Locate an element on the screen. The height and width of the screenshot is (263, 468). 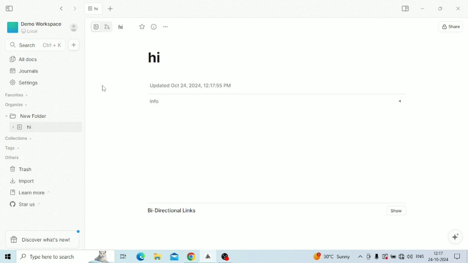
Notifications is located at coordinates (457, 256).